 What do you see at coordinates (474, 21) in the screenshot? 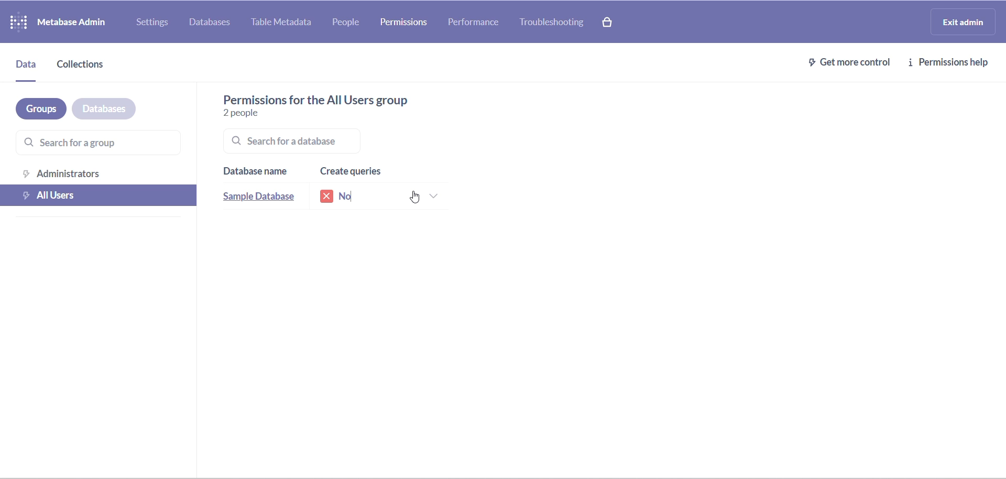
I see `performance` at bounding box center [474, 21].